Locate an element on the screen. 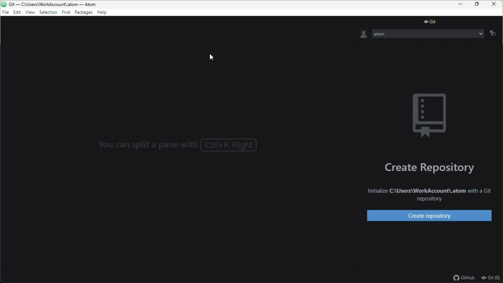 The width and height of the screenshot is (503, 283). view is located at coordinates (31, 13).